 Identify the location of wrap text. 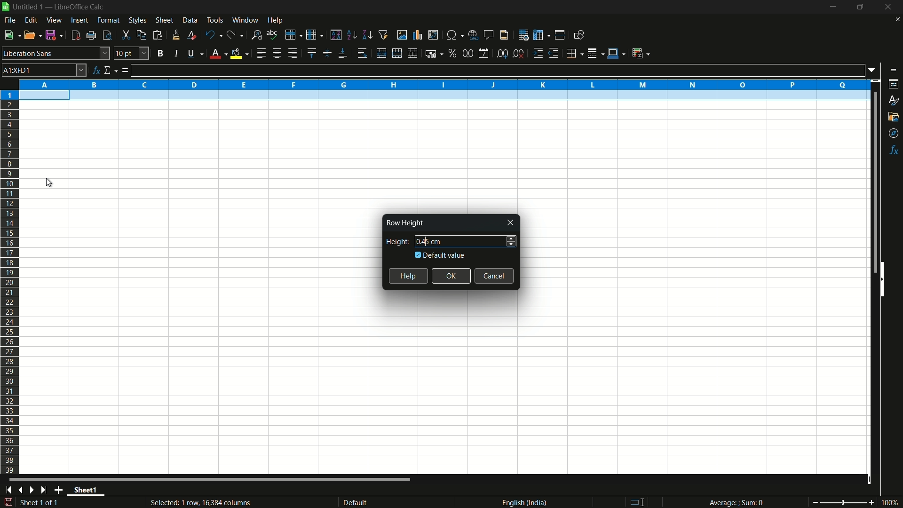
(364, 54).